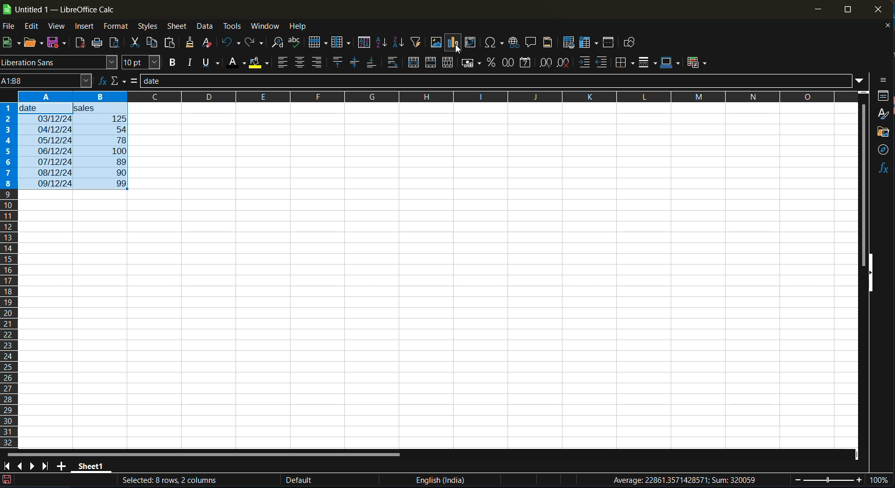  What do you see at coordinates (864, 176) in the screenshot?
I see `vertical scroll bar` at bounding box center [864, 176].